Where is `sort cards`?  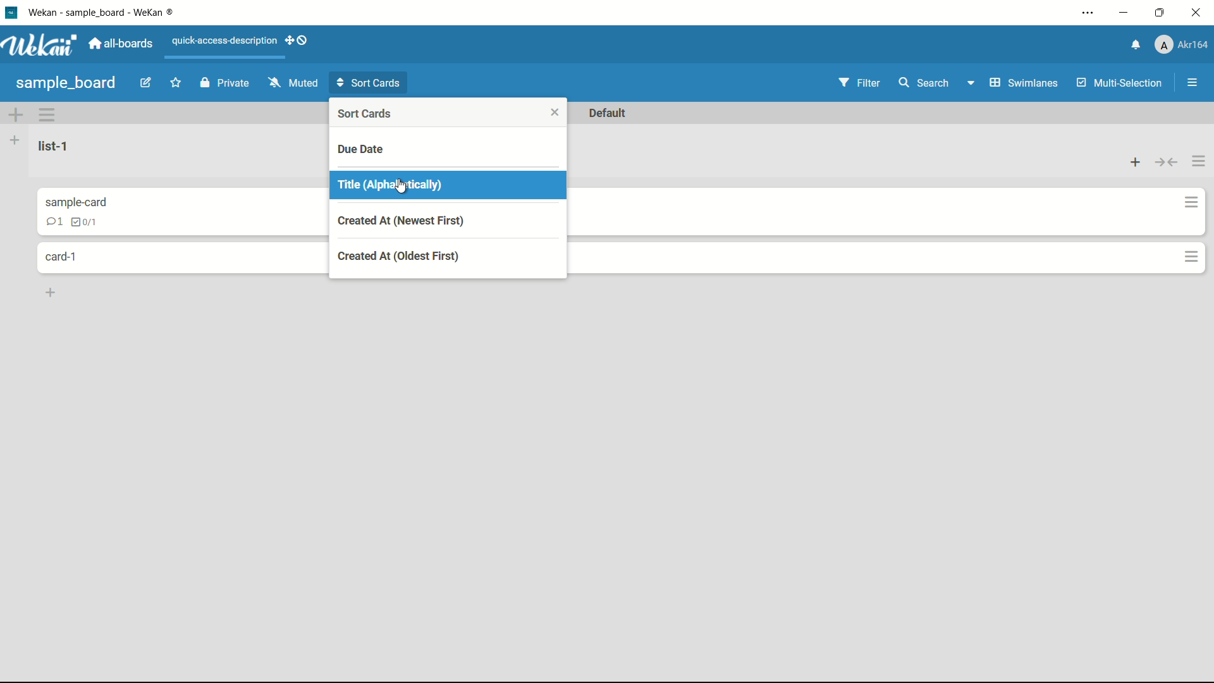
sort cards is located at coordinates (369, 114).